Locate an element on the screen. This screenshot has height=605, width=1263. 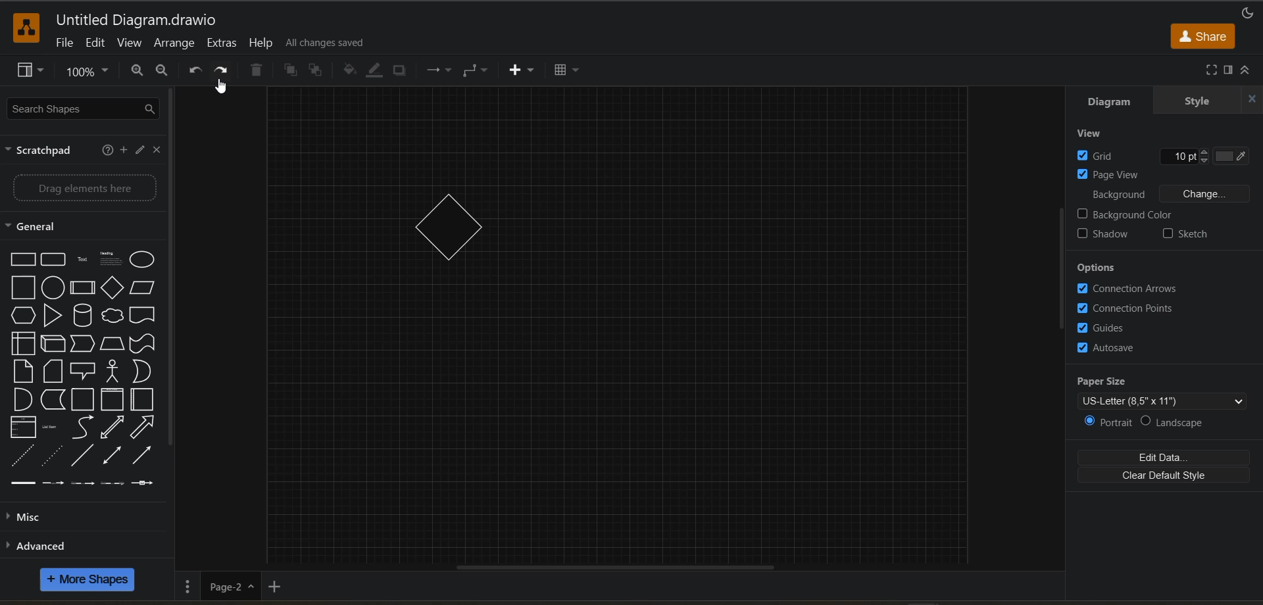
bidirectional connector is located at coordinates (111, 456).